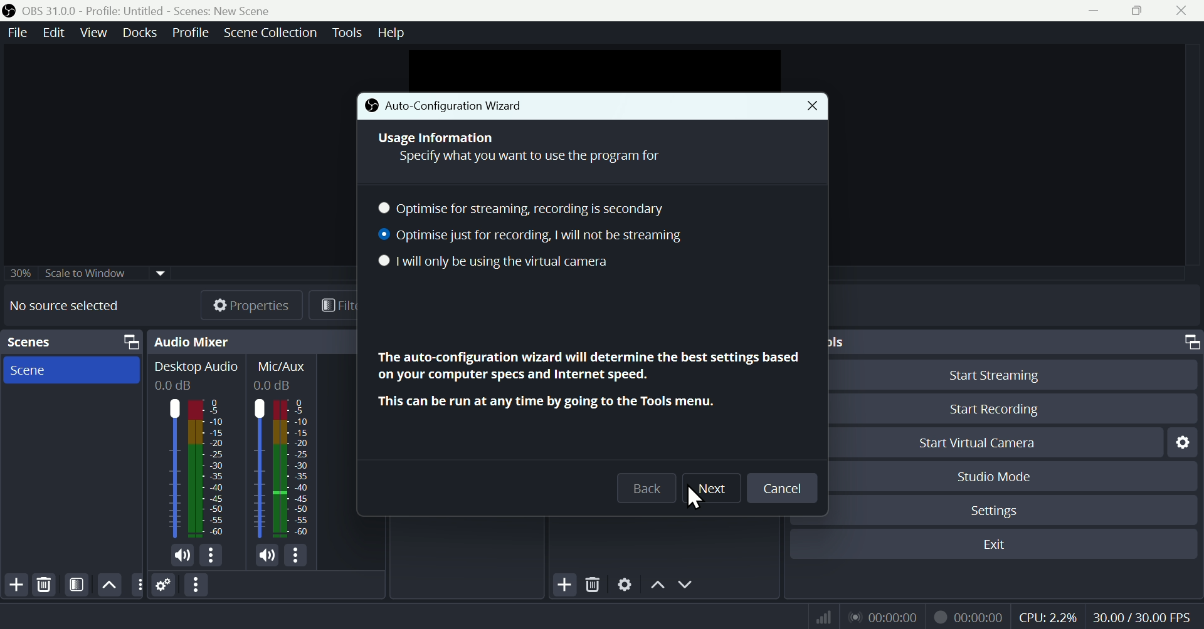 The image size is (1204, 629). I want to click on Filters, so click(75, 585).